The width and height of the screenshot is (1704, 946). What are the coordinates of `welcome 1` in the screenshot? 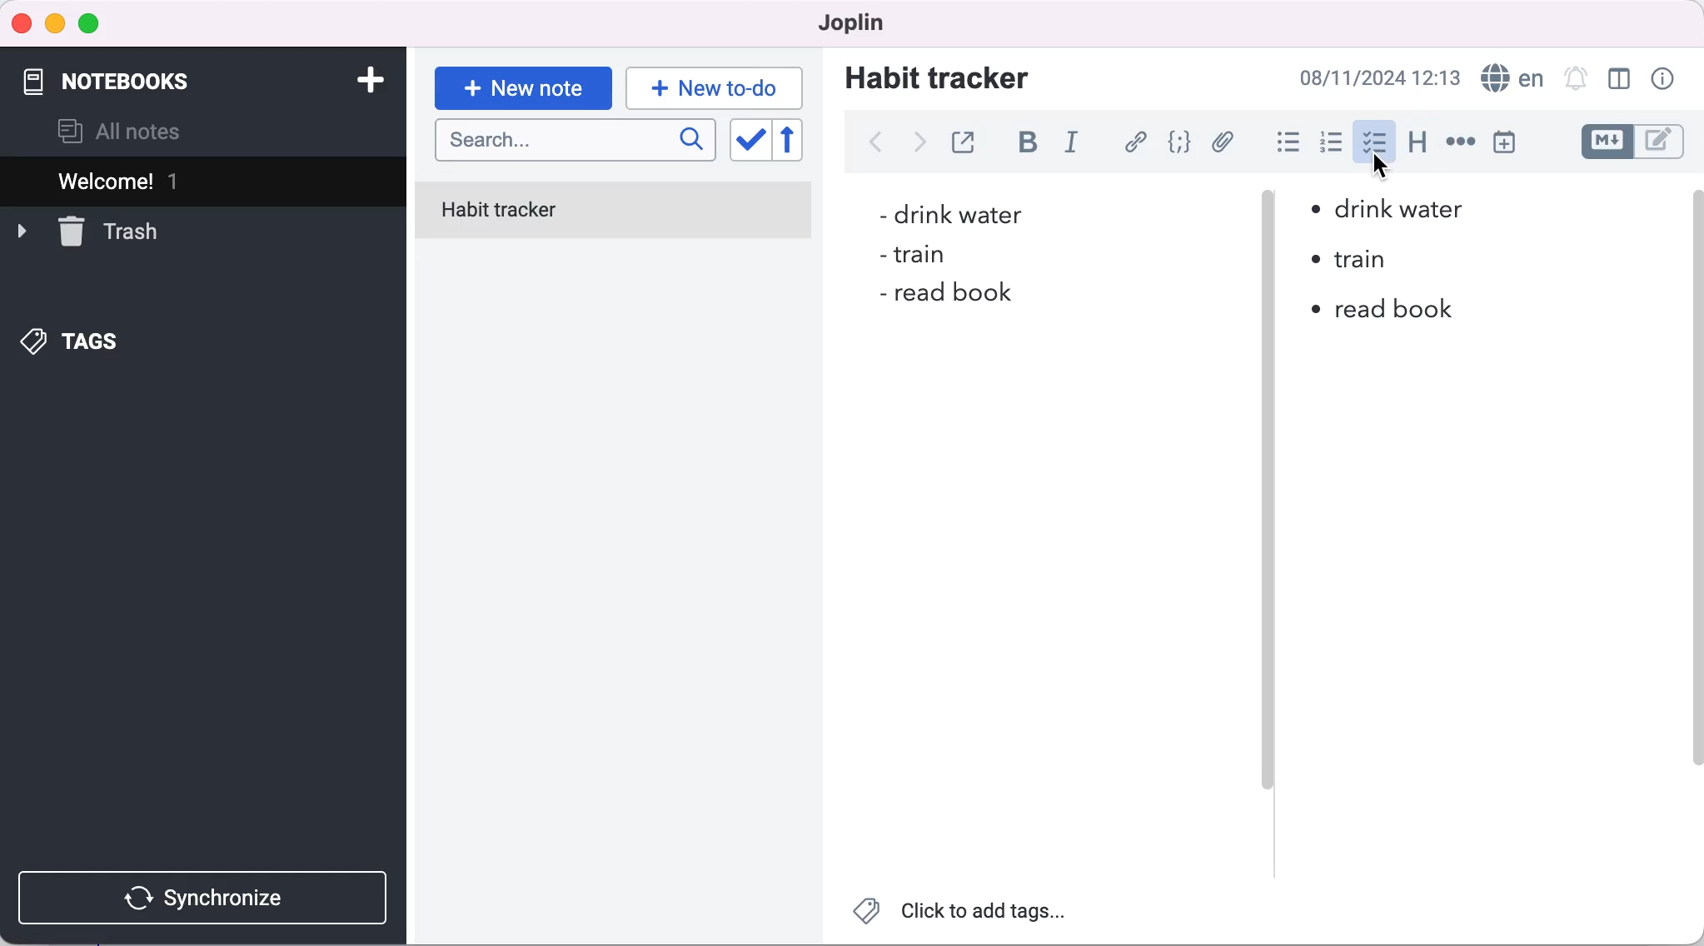 It's located at (207, 181).